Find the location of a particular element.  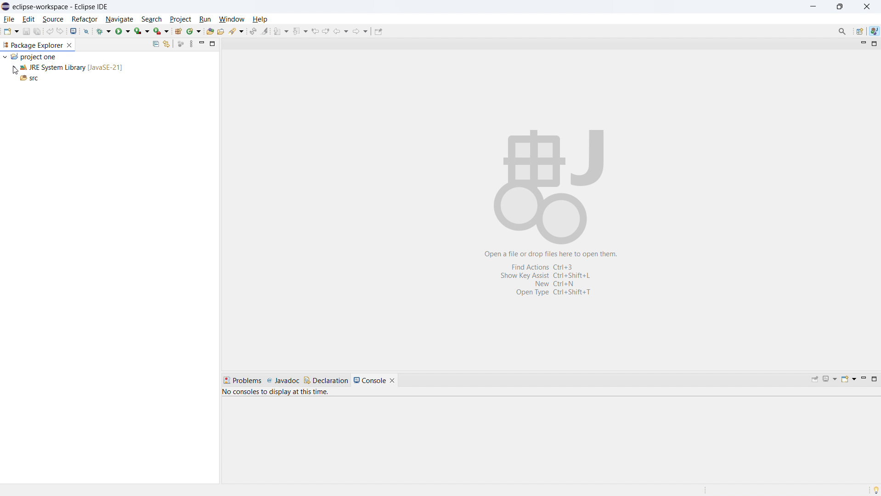

Cursor is located at coordinates (15, 70).